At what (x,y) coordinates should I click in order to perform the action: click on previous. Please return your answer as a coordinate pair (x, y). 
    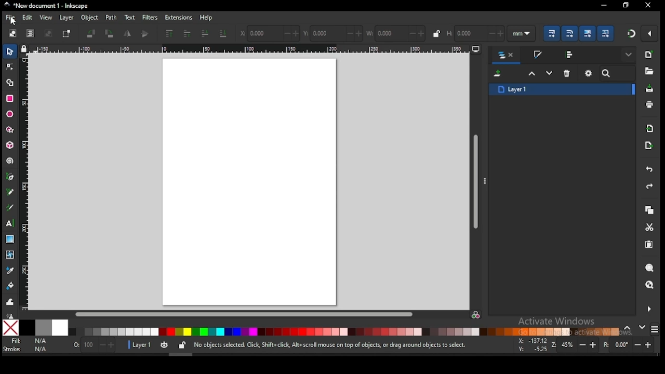
    Looking at the image, I should click on (629, 328).